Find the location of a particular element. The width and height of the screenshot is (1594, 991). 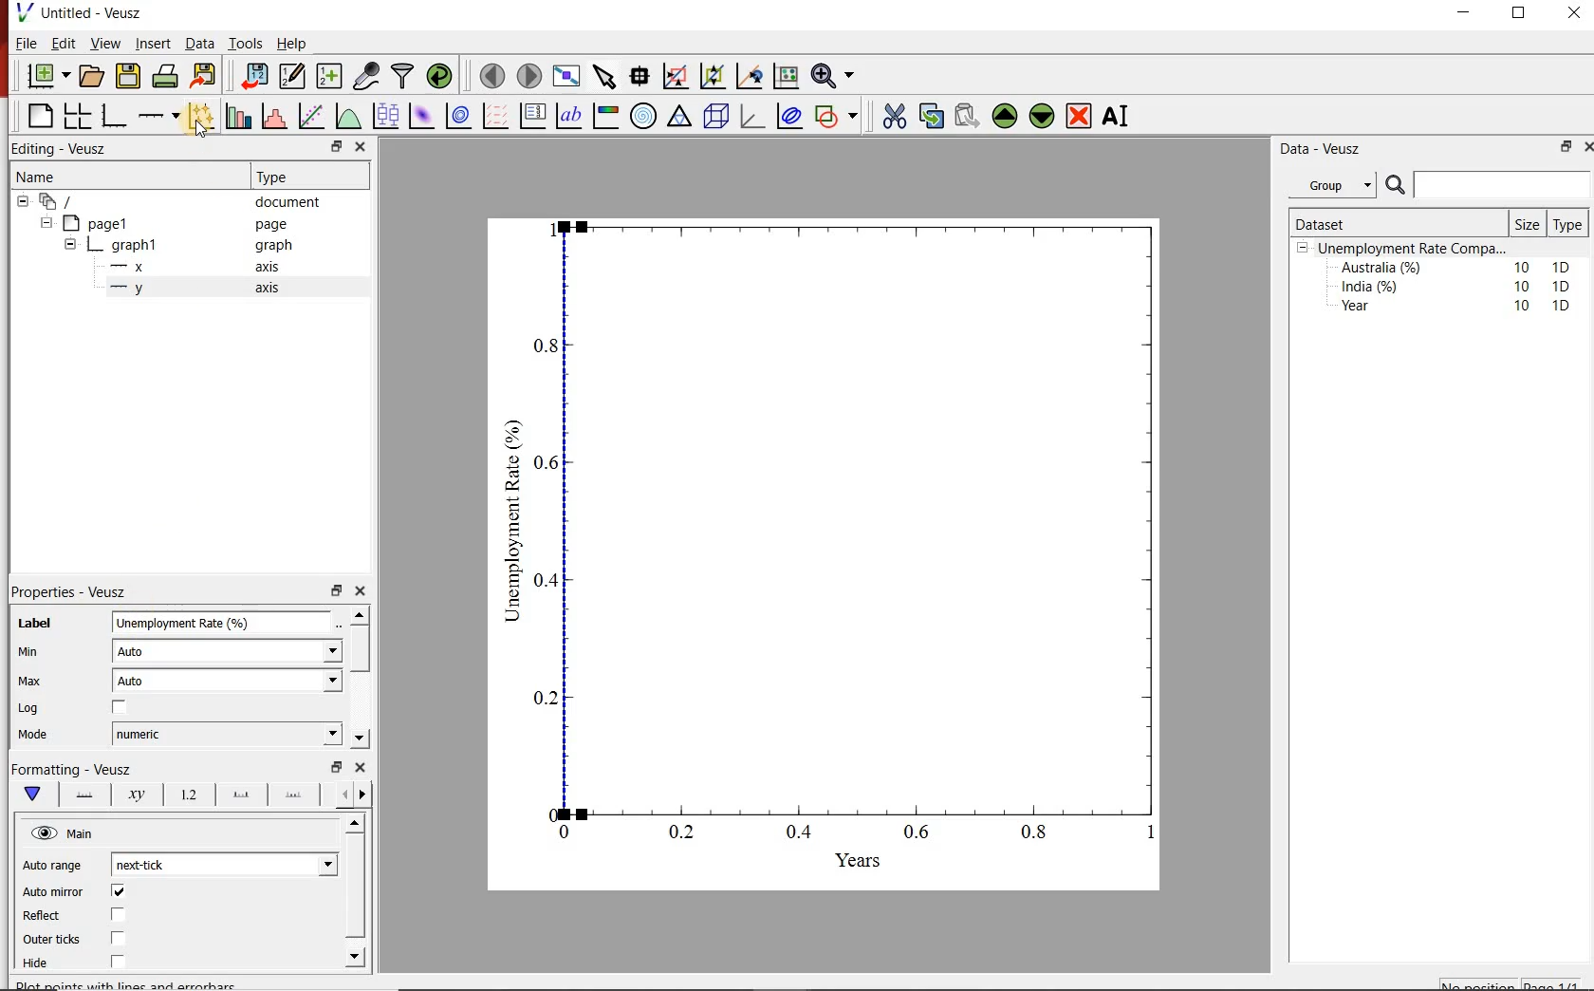

Reflect is located at coordinates (43, 917).